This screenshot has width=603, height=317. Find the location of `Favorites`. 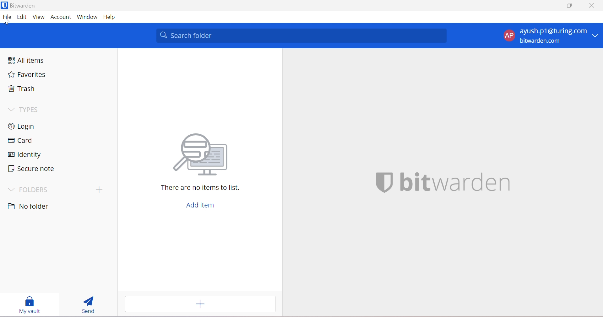

Favorites is located at coordinates (28, 75).